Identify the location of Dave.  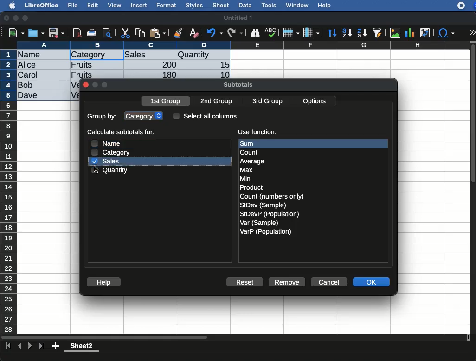
(30, 96).